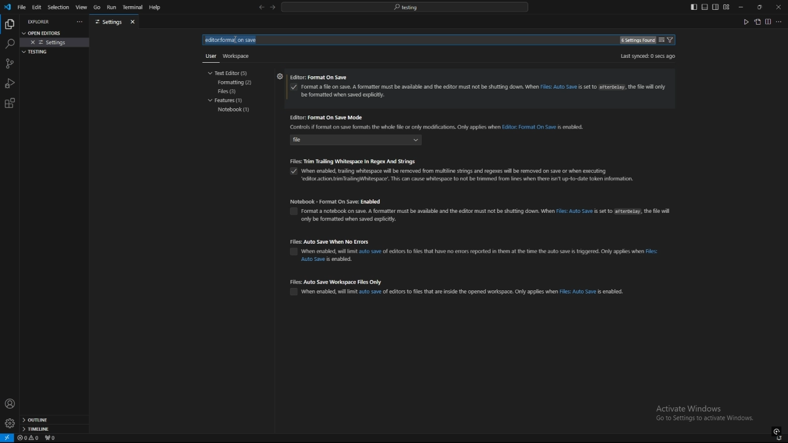  I want to click on GO LIVE, so click(777, 431).